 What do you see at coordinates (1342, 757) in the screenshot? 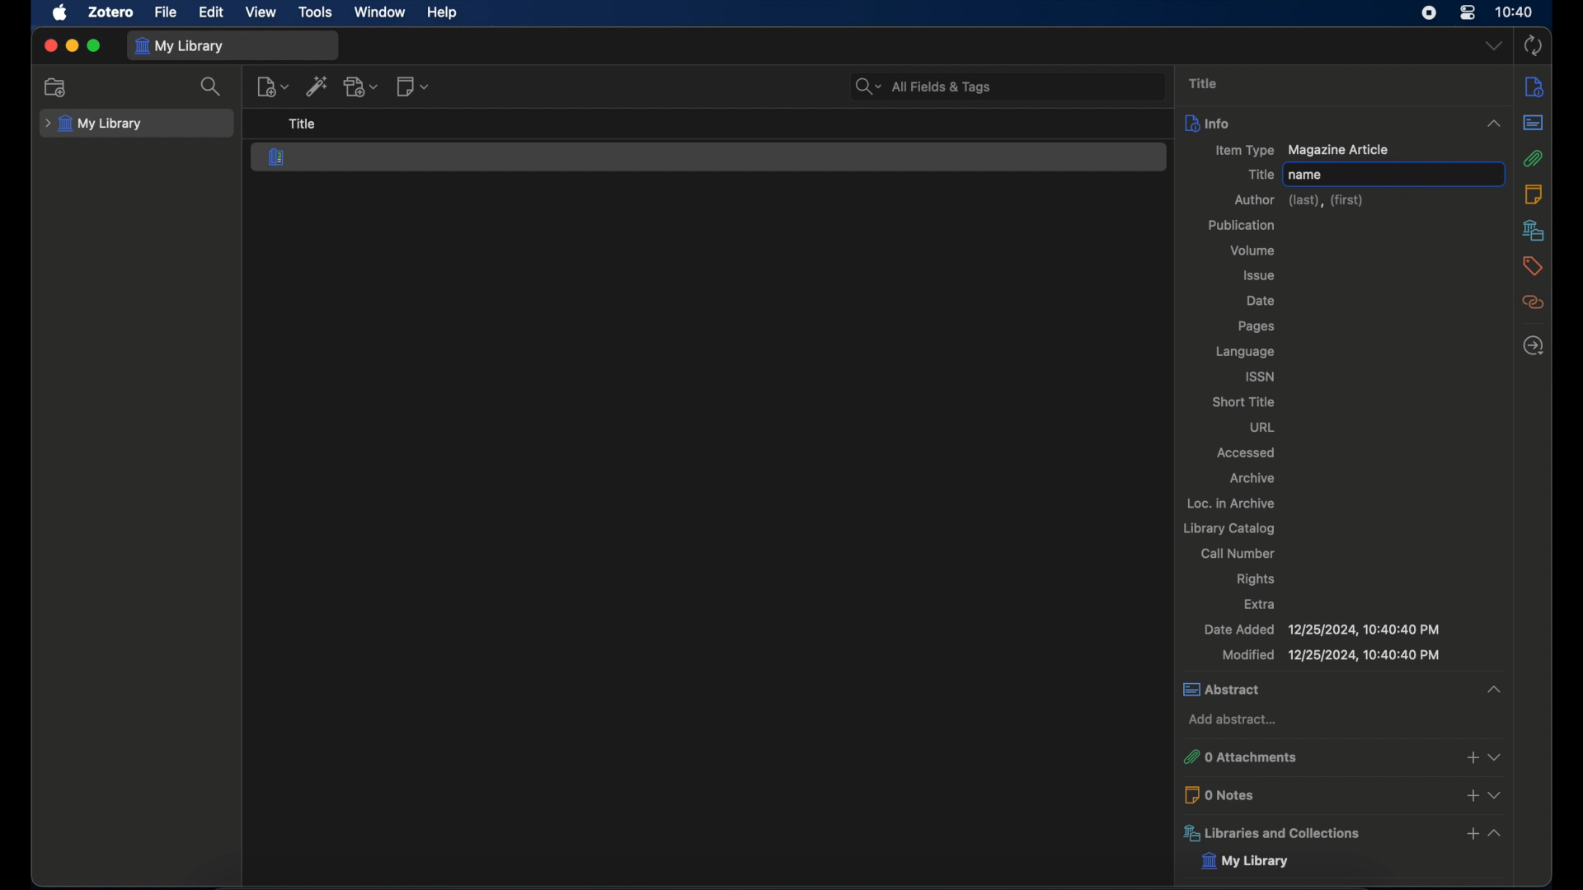
I see `0 attachments` at bounding box center [1342, 757].